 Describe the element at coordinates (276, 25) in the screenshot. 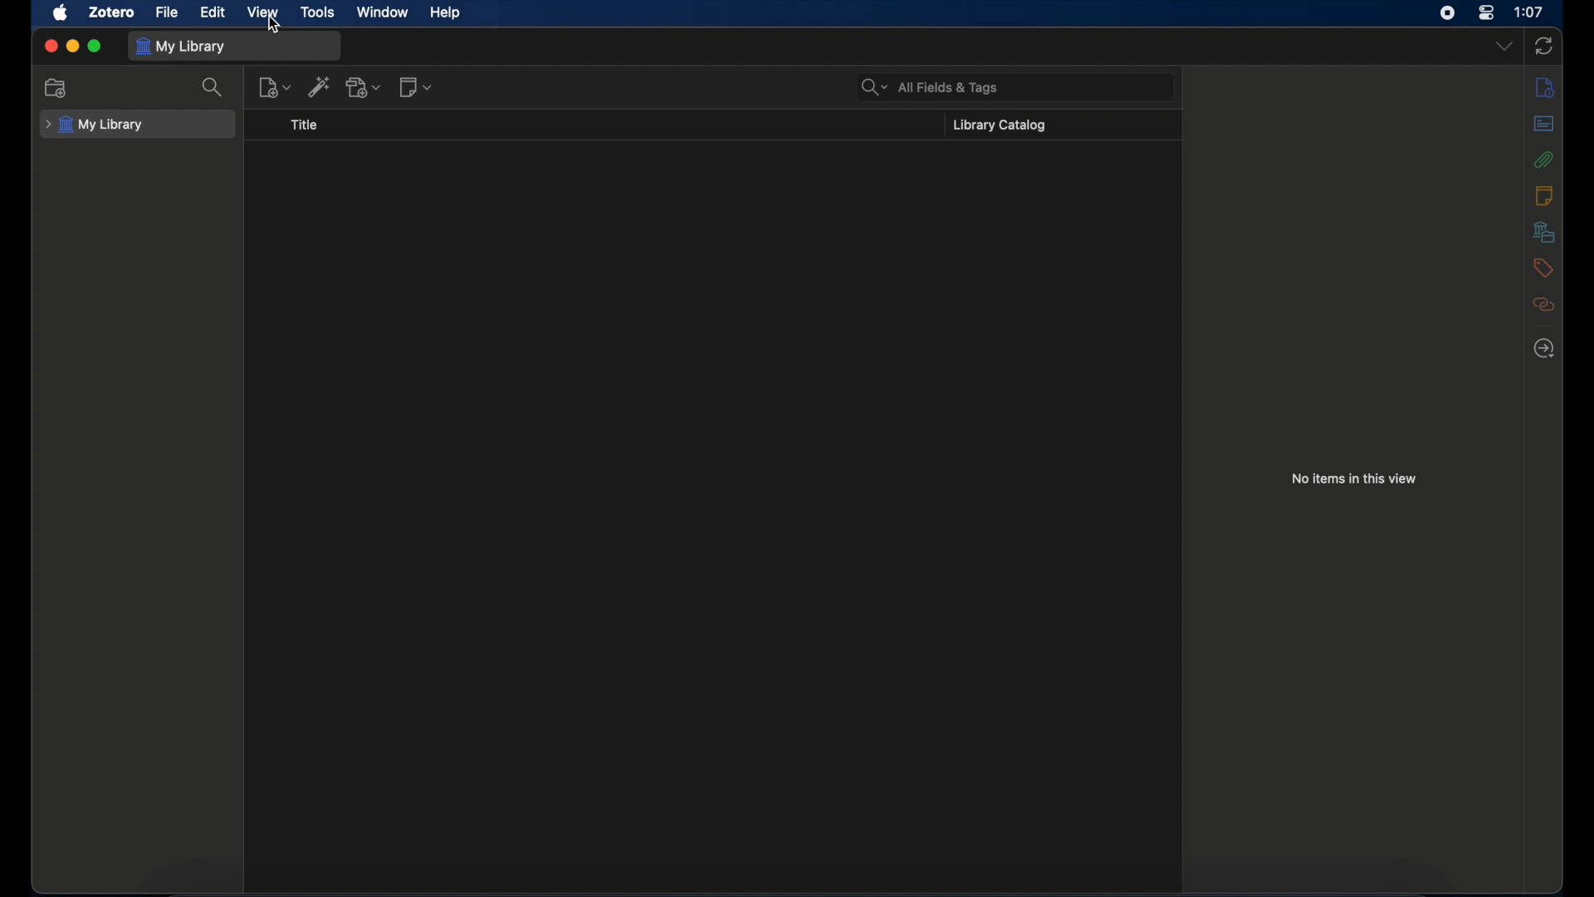

I see `cursor` at that location.